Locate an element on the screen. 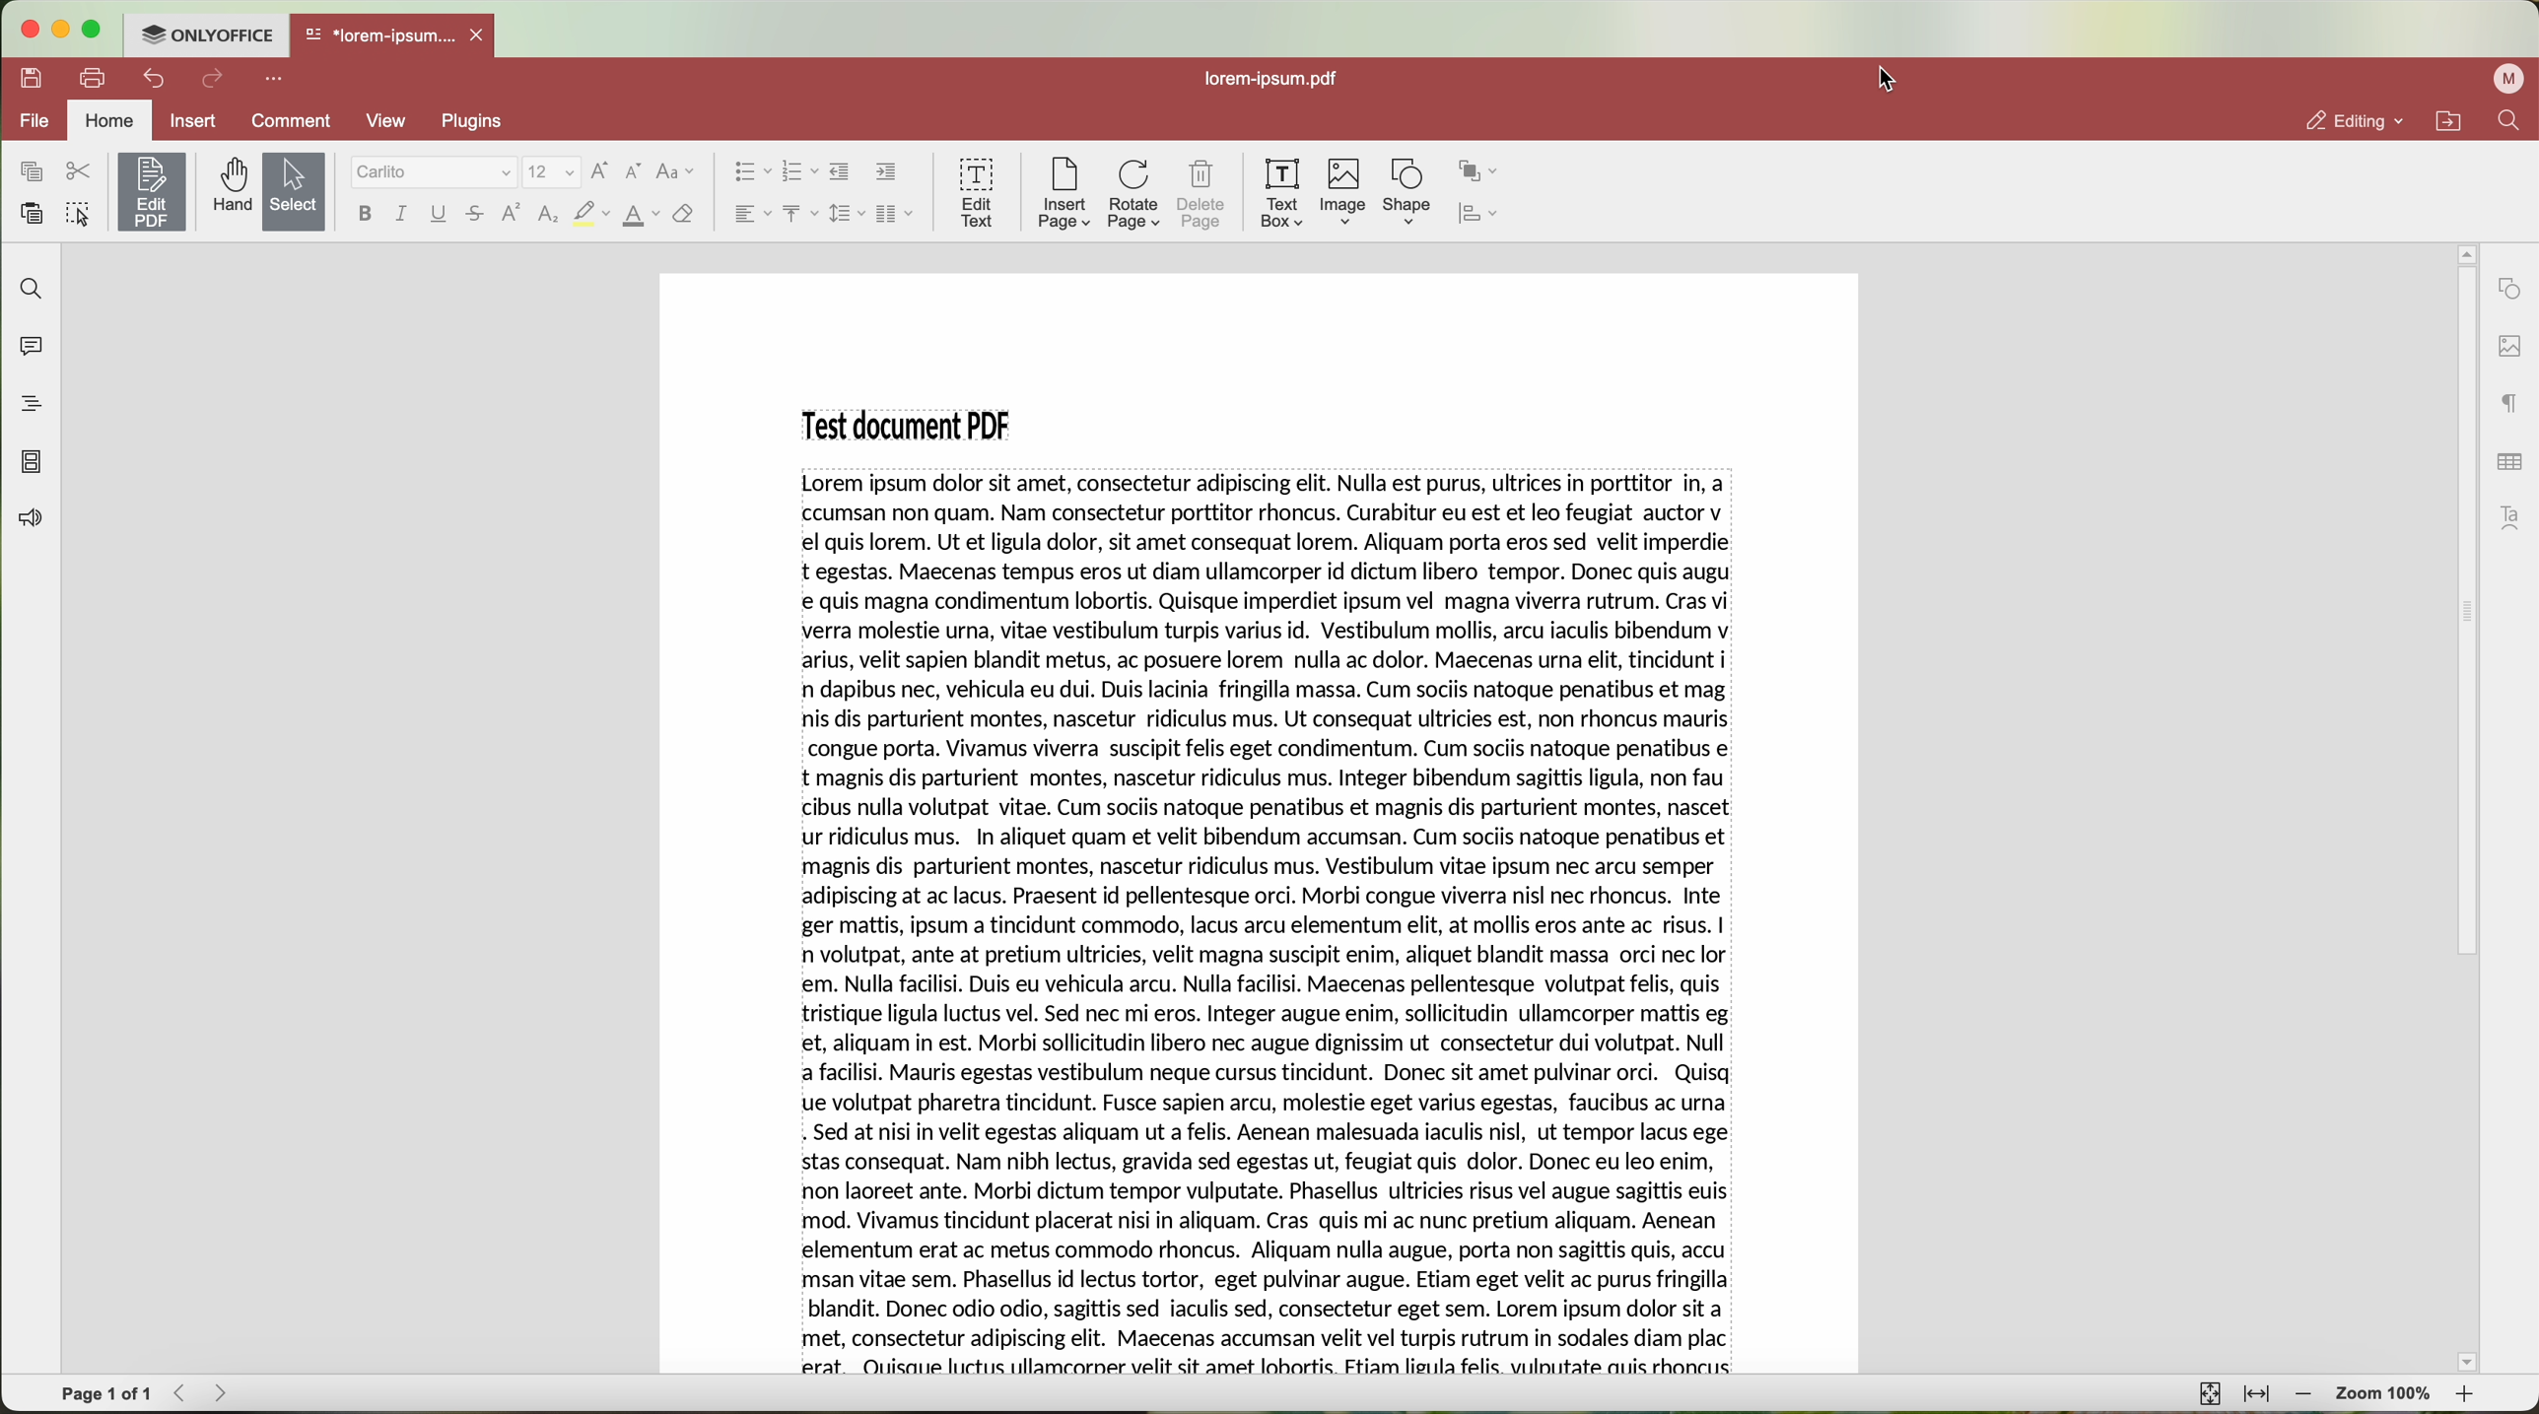 The height and width of the screenshot is (1414, 2539). edit text is located at coordinates (974, 194).